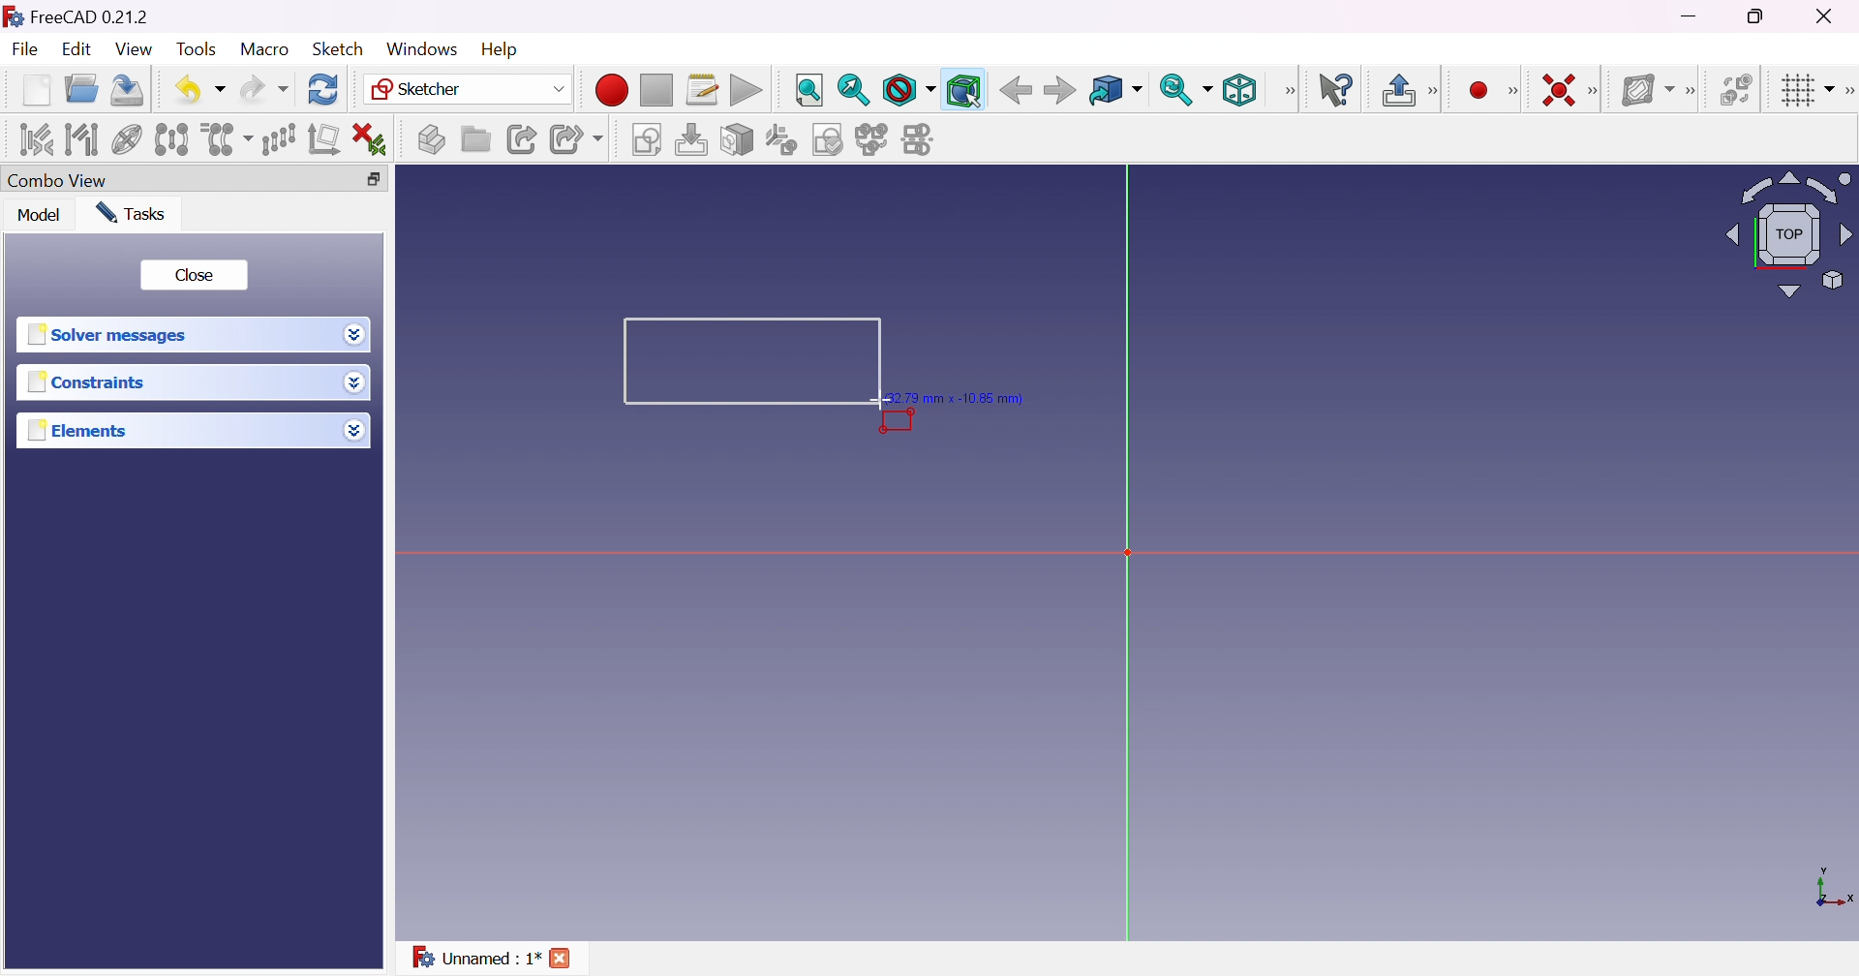  I want to click on Cross, so click(559, 958).